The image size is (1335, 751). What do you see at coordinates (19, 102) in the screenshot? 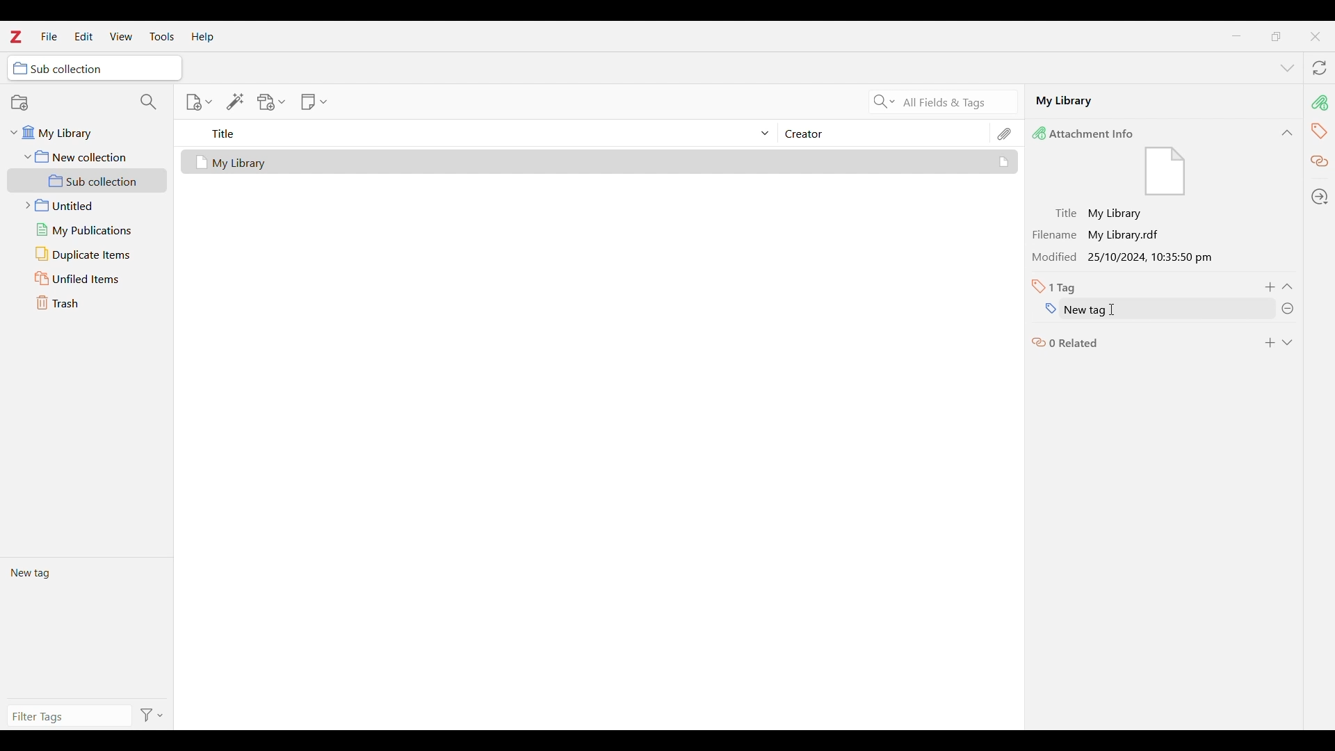
I see `New collection` at bounding box center [19, 102].